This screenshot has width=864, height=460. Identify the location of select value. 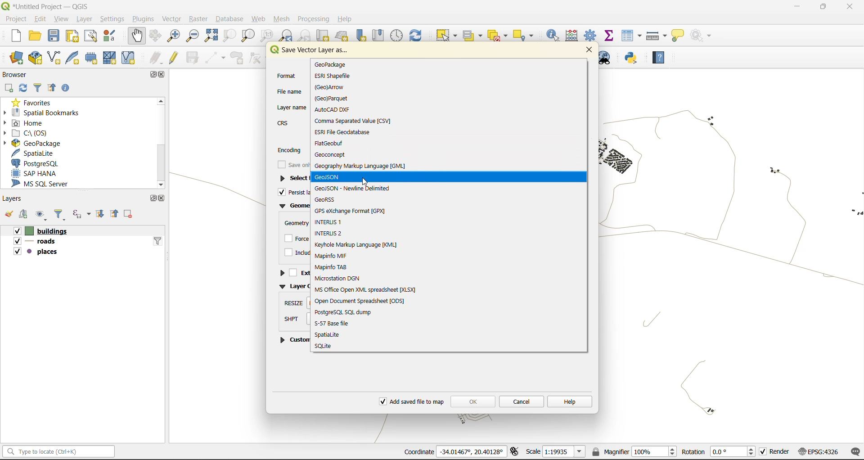
(473, 36).